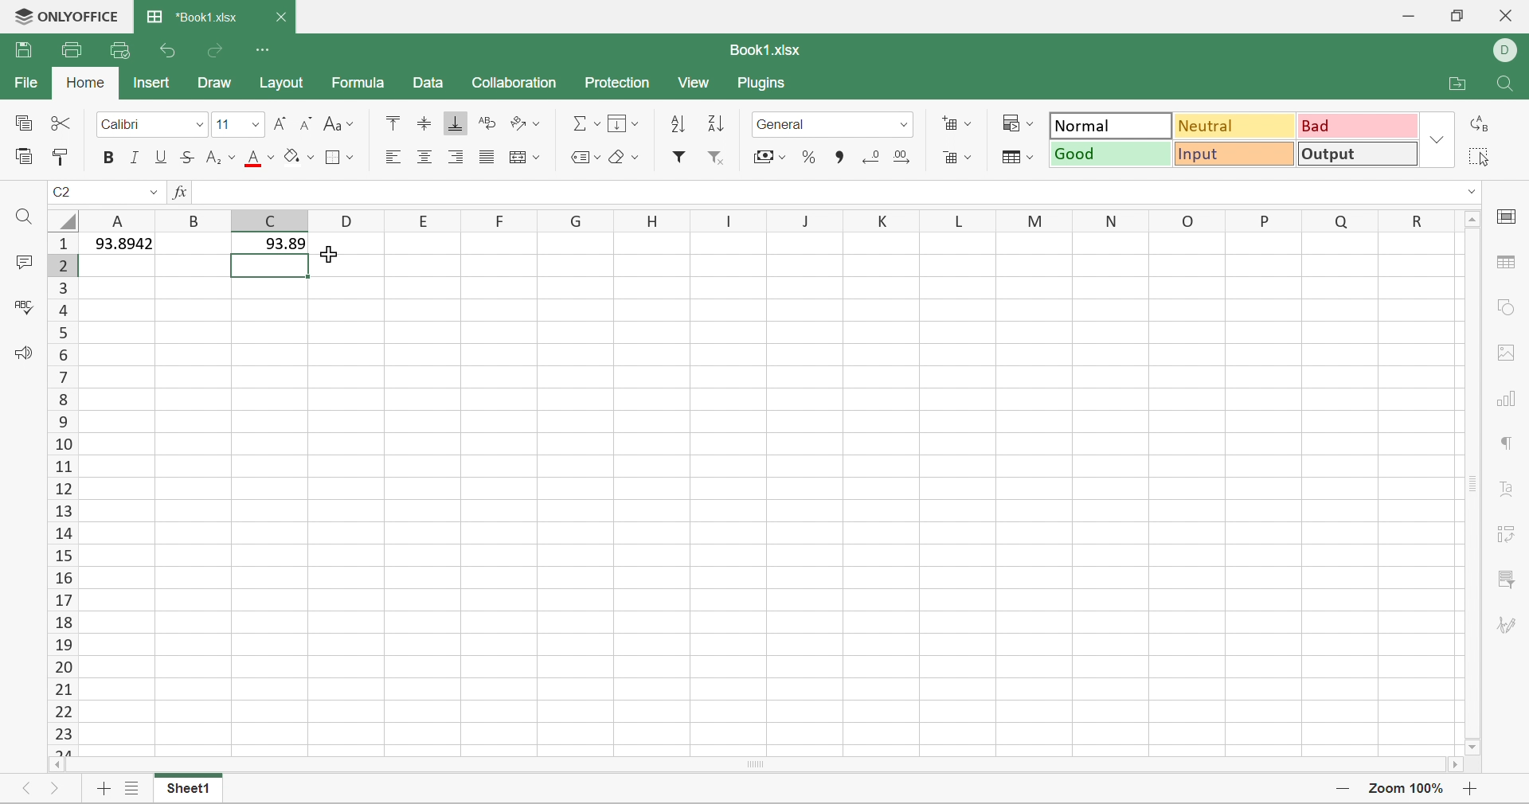  What do you see at coordinates (119, 241) in the screenshot?
I see `93.8942` at bounding box center [119, 241].